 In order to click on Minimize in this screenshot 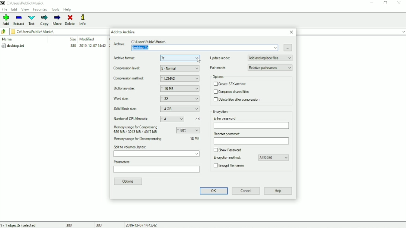, I will do `click(372, 3)`.